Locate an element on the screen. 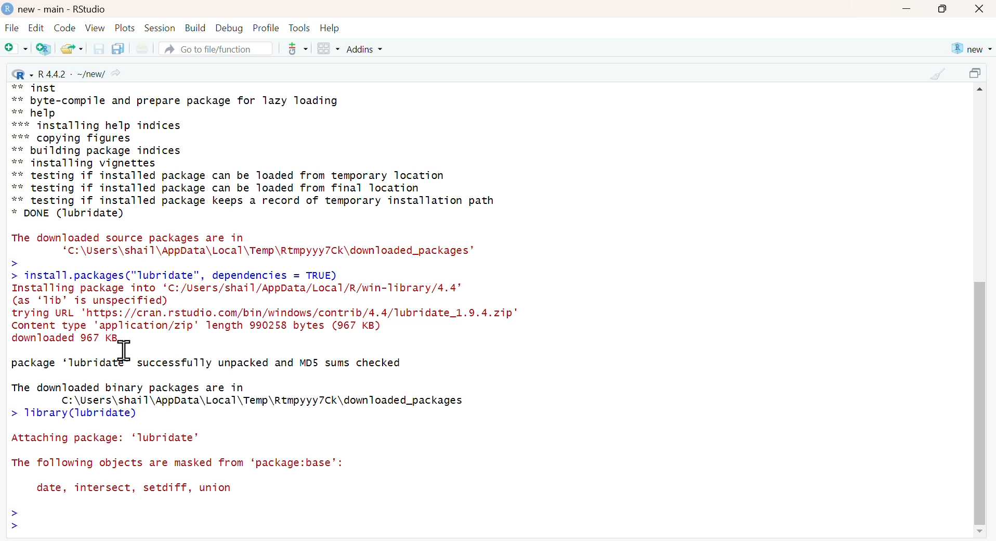 This screenshot has width=996, height=541. cursor is located at coordinates (126, 351).